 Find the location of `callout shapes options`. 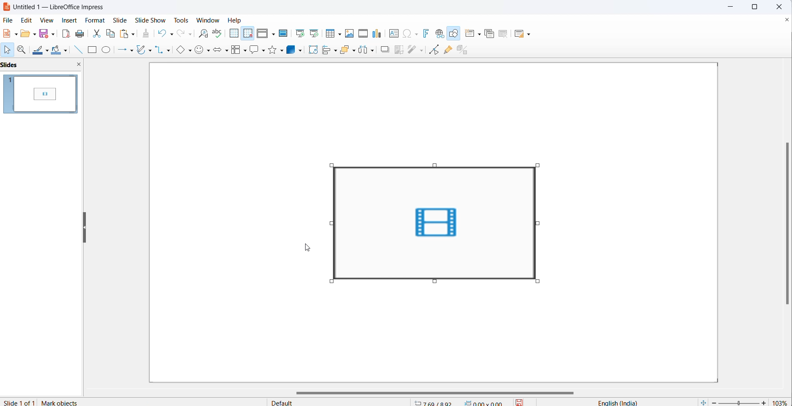

callout shapes options is located at coordinates (263, 51).